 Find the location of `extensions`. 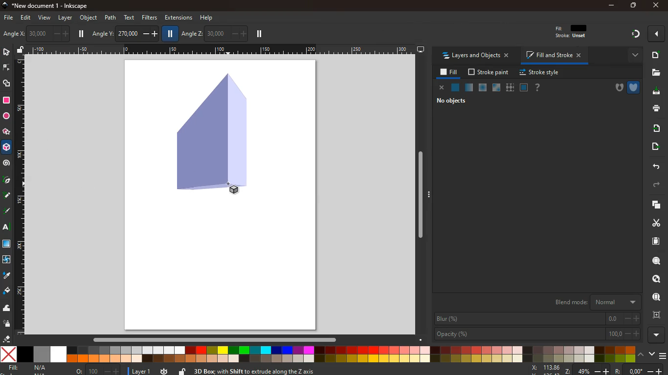

extensions is located at coordinates (178, 18).